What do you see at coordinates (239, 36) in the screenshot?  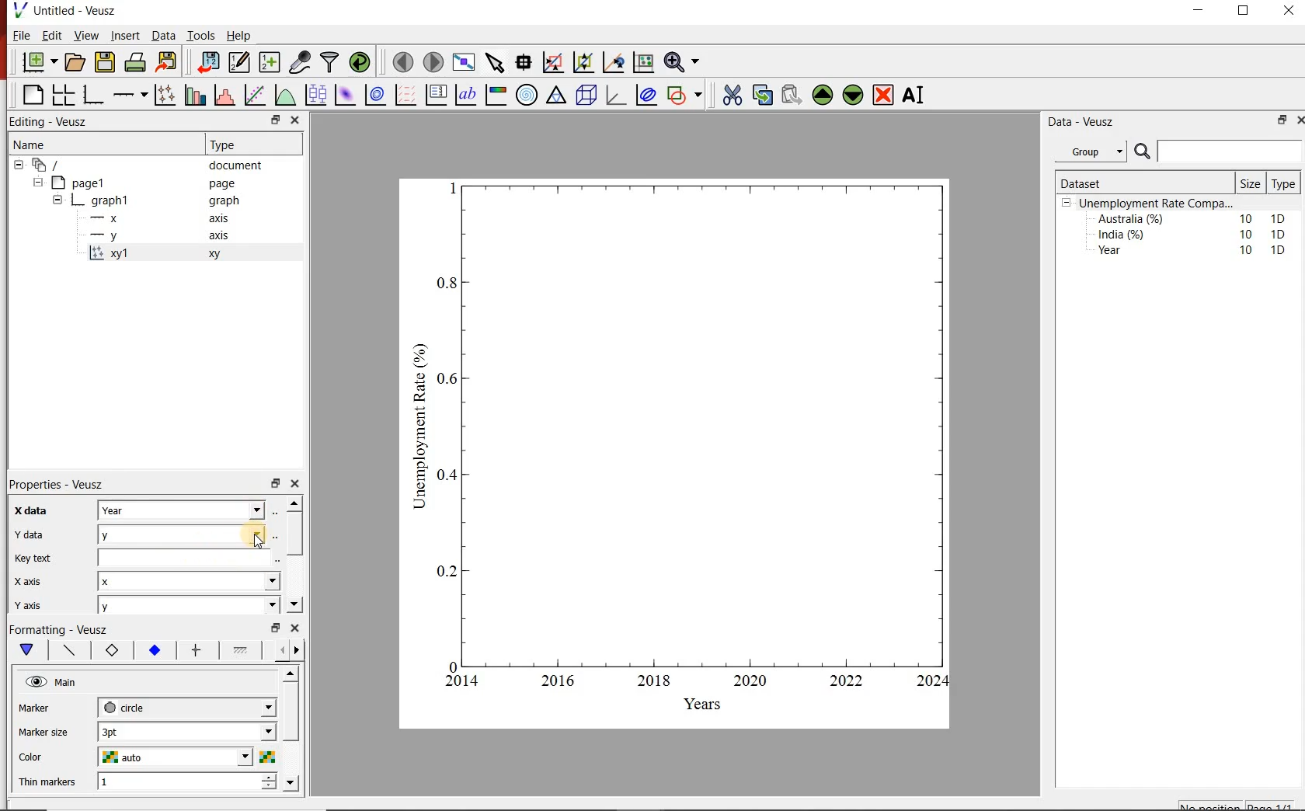 I see `Help` at bounding box center [239, 36].